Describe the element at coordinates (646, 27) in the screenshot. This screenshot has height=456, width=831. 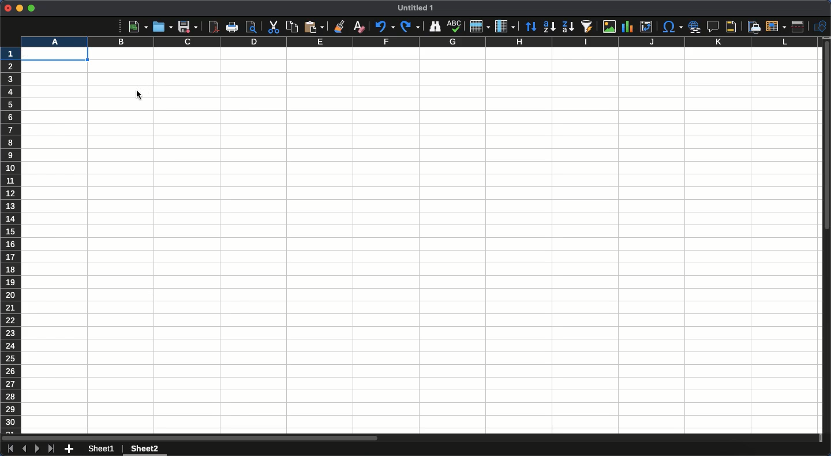
I see `Pivot table` at that location.